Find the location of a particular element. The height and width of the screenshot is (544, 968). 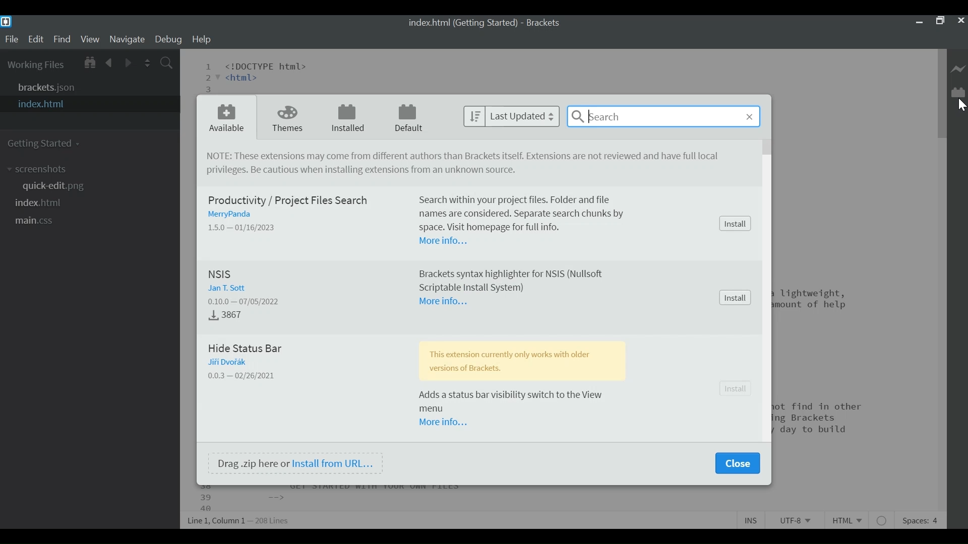

screenshot is located at coordinates (42, 169).